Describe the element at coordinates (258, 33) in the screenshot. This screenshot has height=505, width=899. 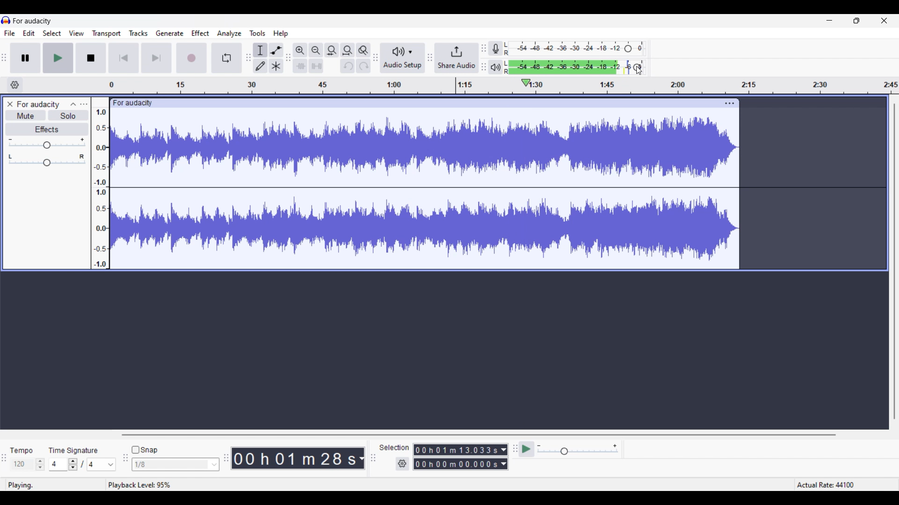
I see `Tools menu` at that location.